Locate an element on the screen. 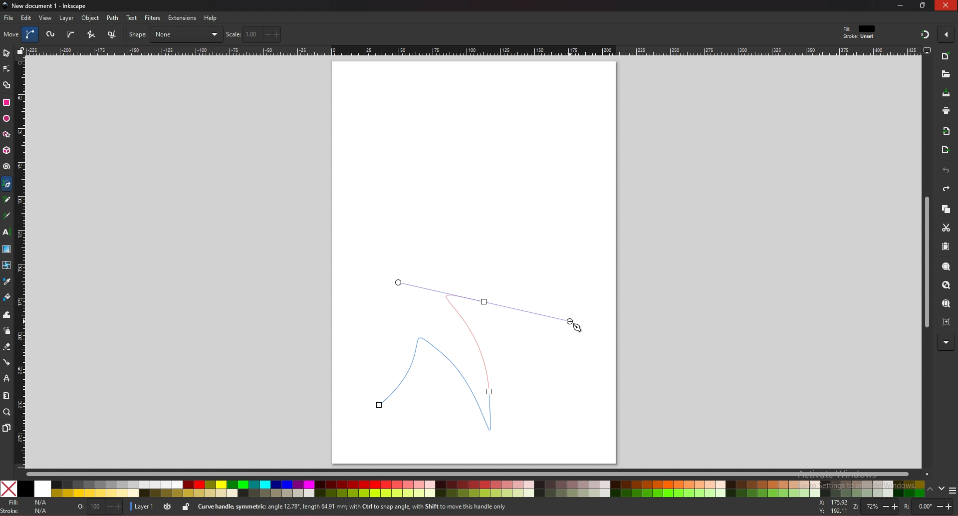 This screenshot has height=516, width=958. file is located at coordinates (8, 18).